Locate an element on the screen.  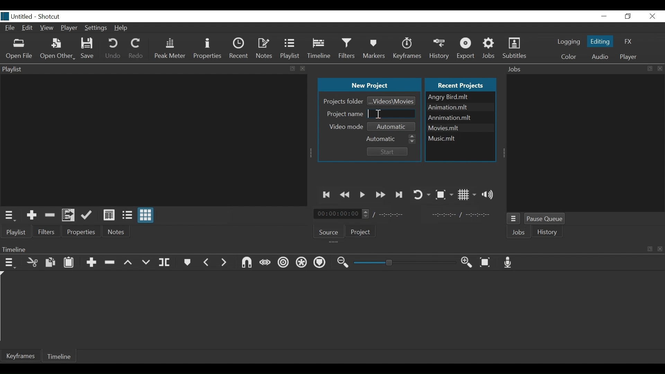
Help is located at coordinates (122, 28).